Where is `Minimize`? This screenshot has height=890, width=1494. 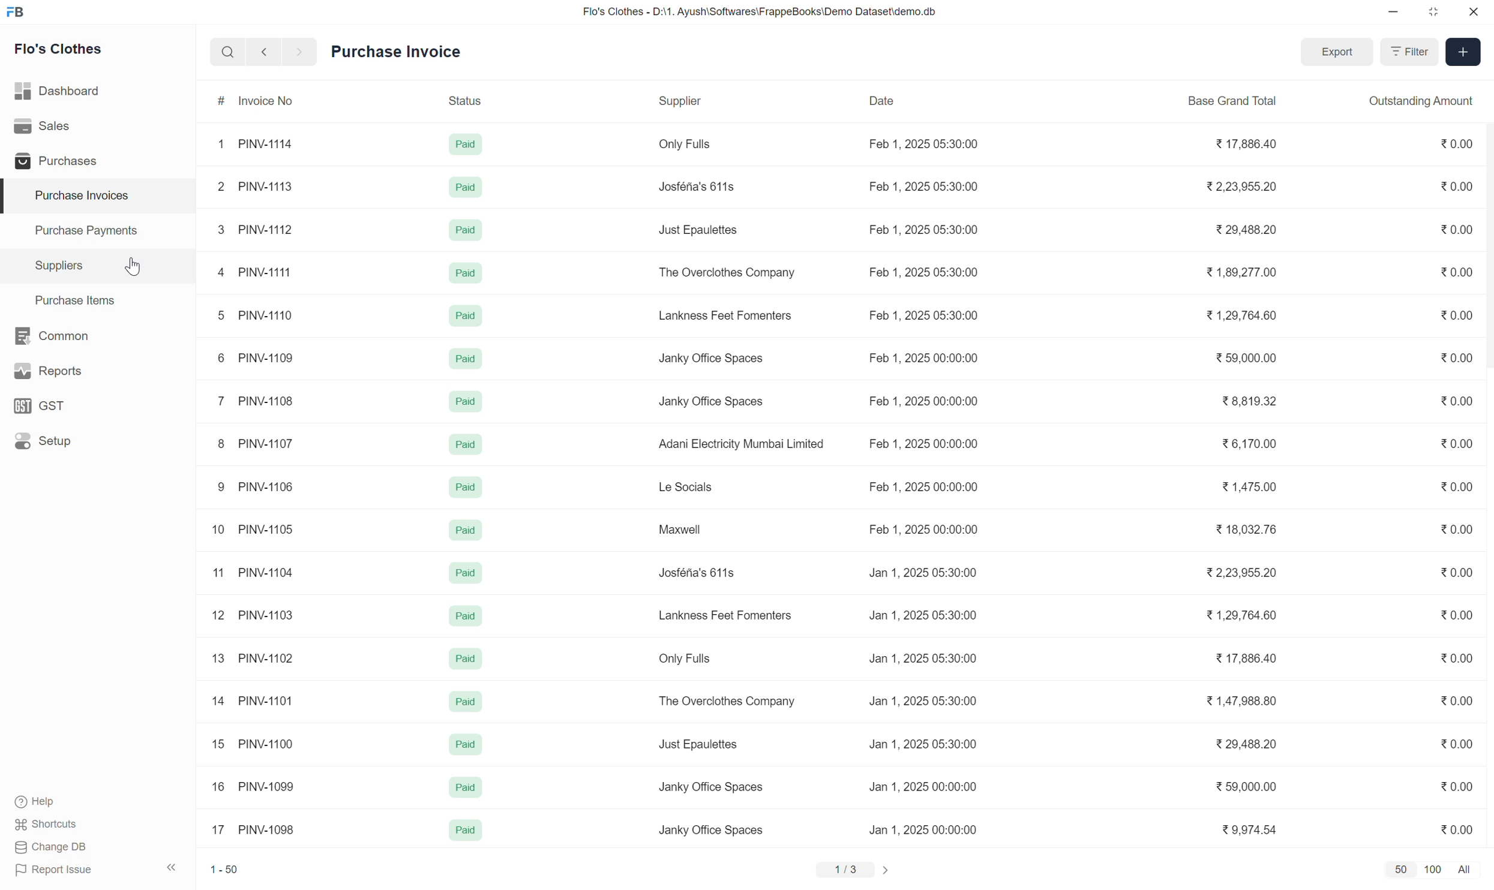
Minimize is located at coordinates (1393, 11).